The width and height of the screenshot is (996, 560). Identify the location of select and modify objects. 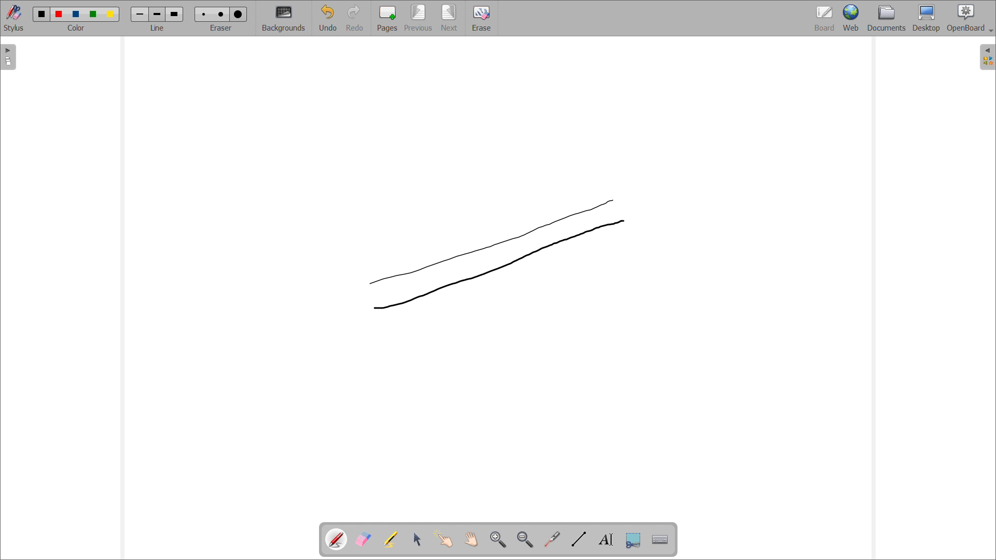
(418, 539).